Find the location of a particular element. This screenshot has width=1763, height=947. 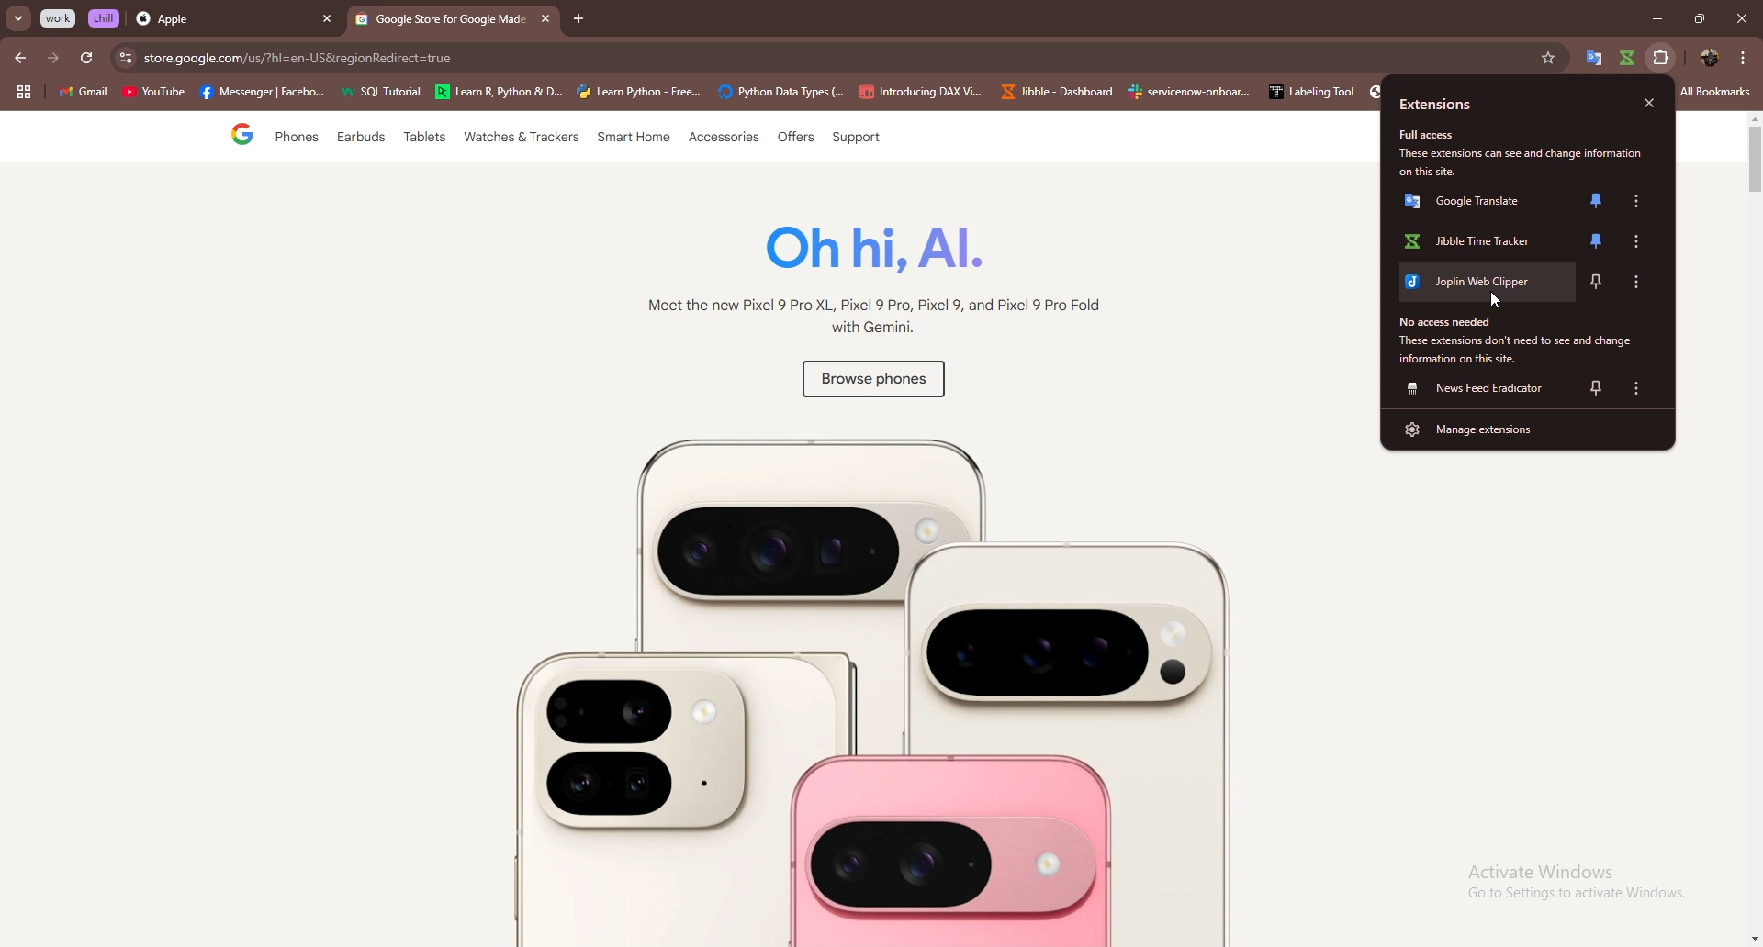

Oh ni, Al.
Meet the new Pixel 9 Pro XL, Pixel 9 Pro, Pixel 9, and Pixel 9 Pro Fold
with Gemini. is located at coordinates (863, 284).